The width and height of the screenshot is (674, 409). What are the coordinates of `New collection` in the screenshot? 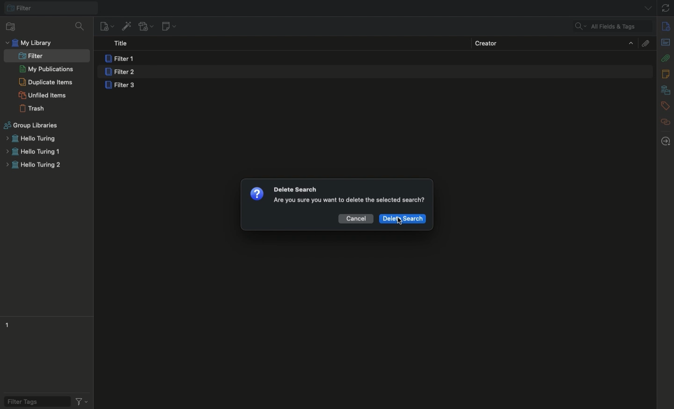 It's located at (9, 26).